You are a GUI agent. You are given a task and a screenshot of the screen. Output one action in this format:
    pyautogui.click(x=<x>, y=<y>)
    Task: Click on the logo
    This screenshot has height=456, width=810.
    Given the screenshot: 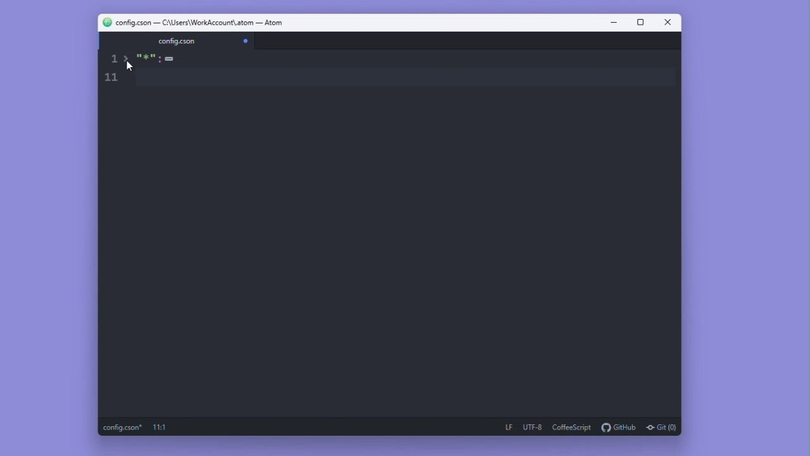 What is the action you would take?
    pyautogui.click(x=103, y=22)
    